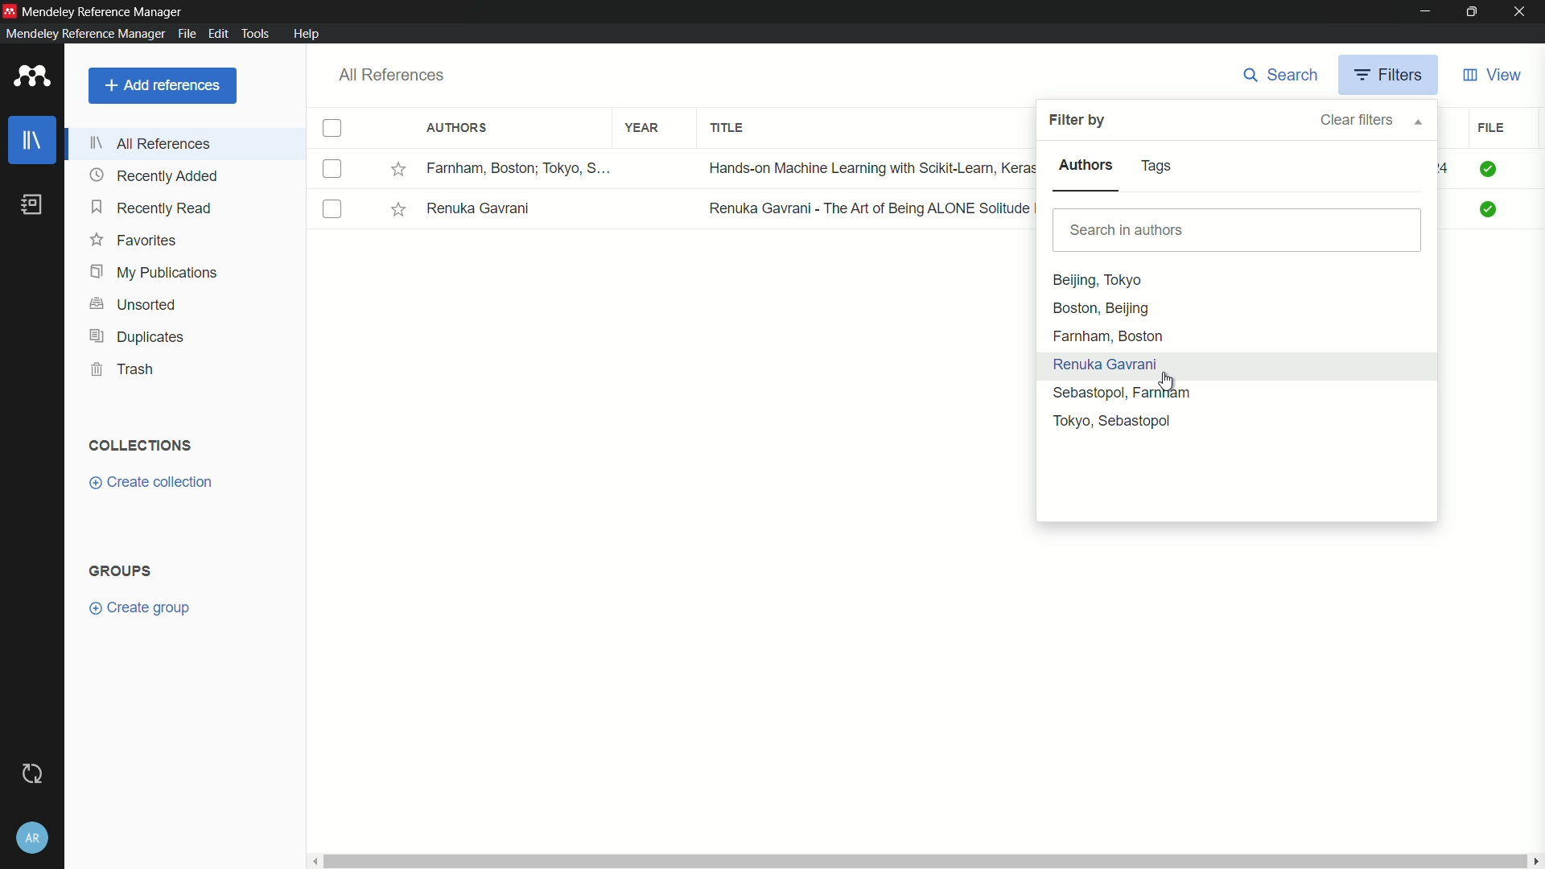 The width and height of the screenshot is (1545, 869). What do you see at coordinates (163, 85) in the screenshot?
I see `add references` at bounding box center [163, 85].